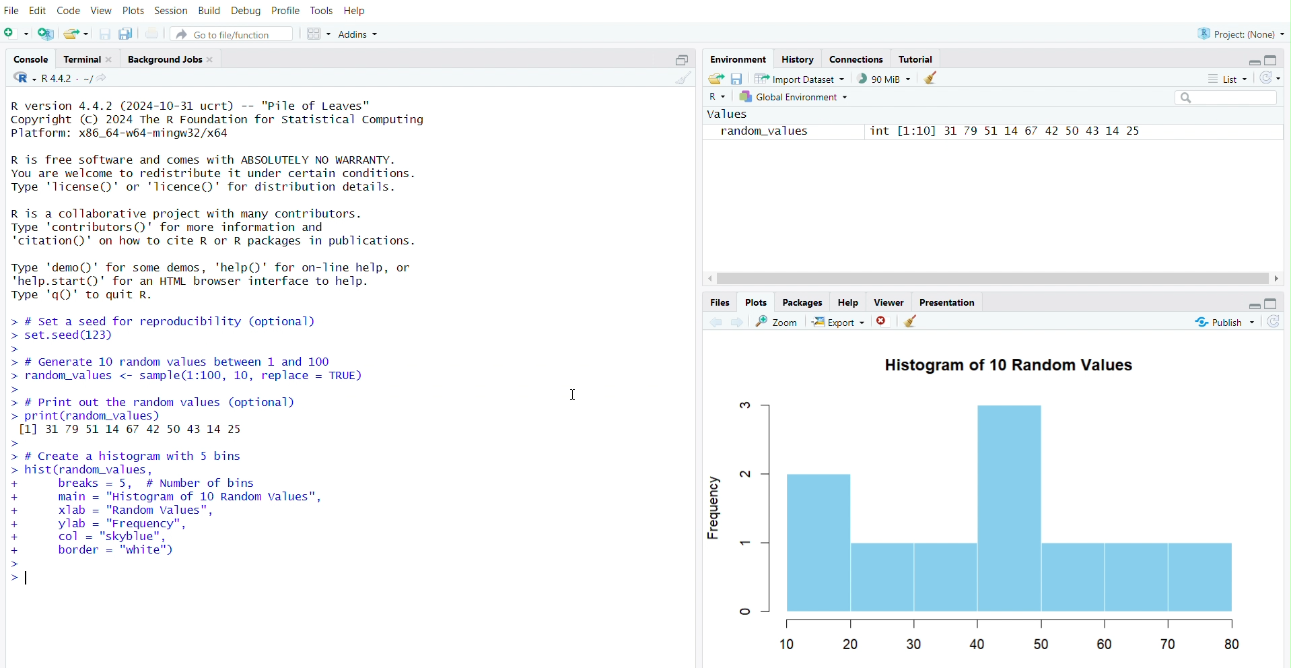  I want to click on go to file/function, so click(232, 32).